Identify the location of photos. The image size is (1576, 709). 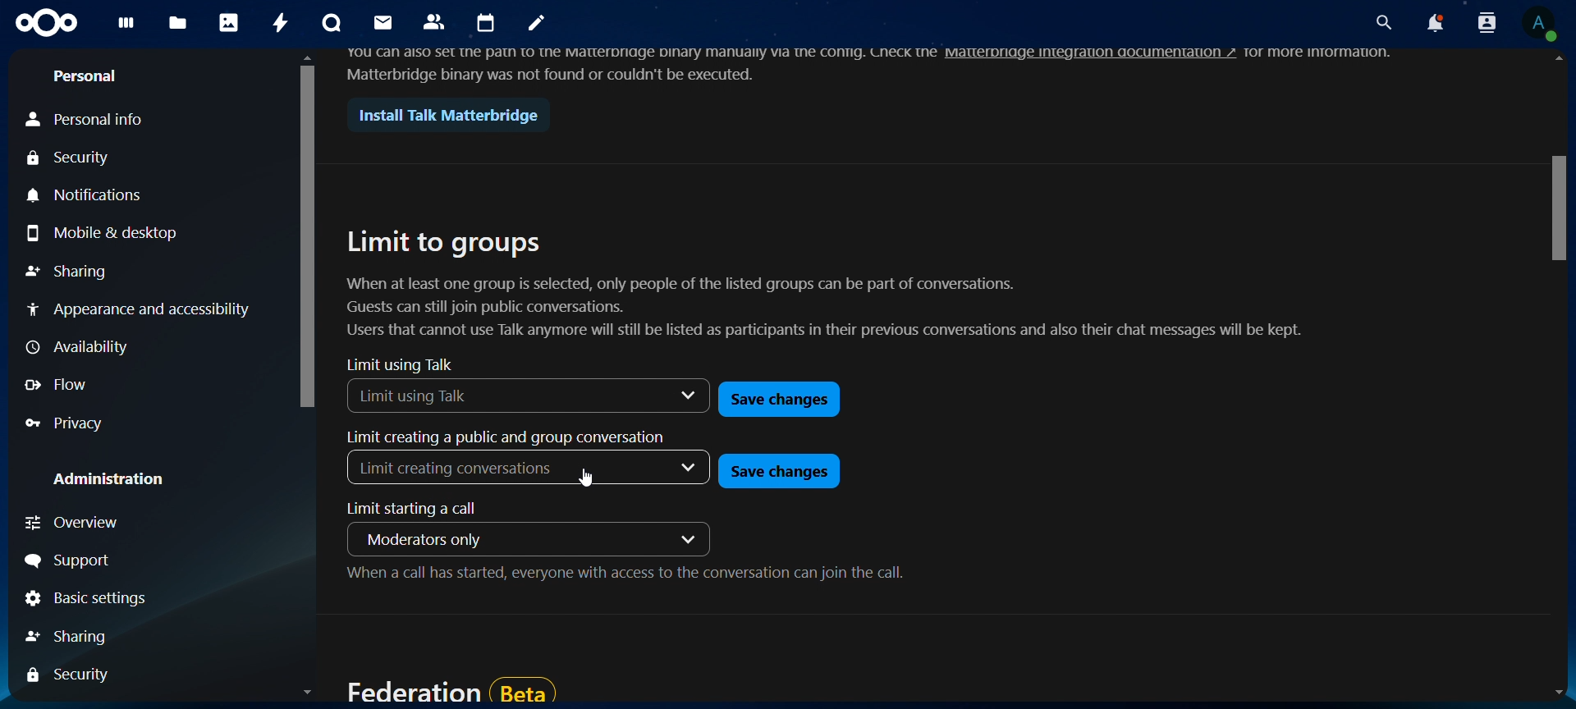
(230, 21).